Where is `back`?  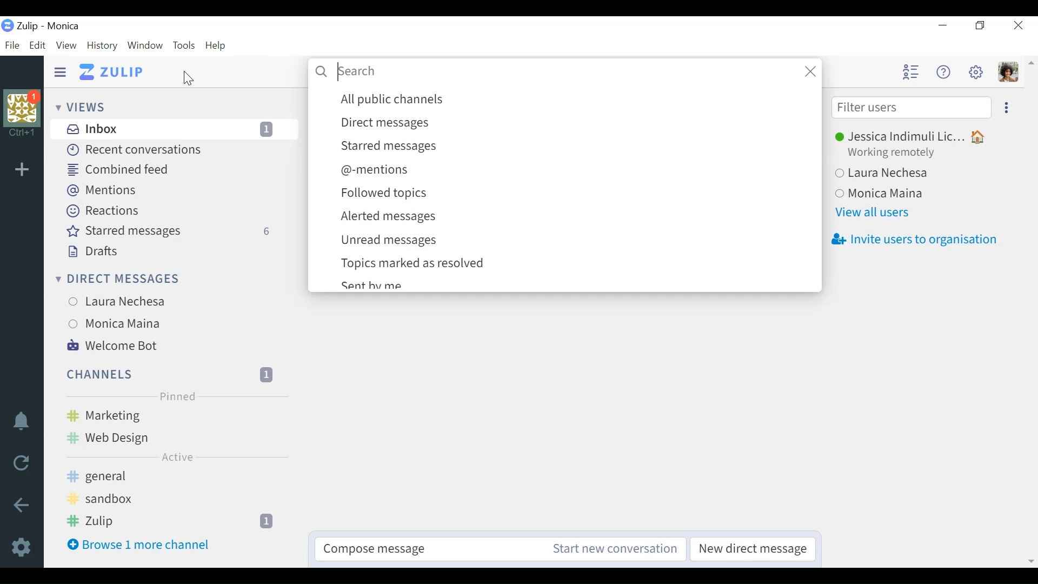 back is located at coordinates (26, 505).